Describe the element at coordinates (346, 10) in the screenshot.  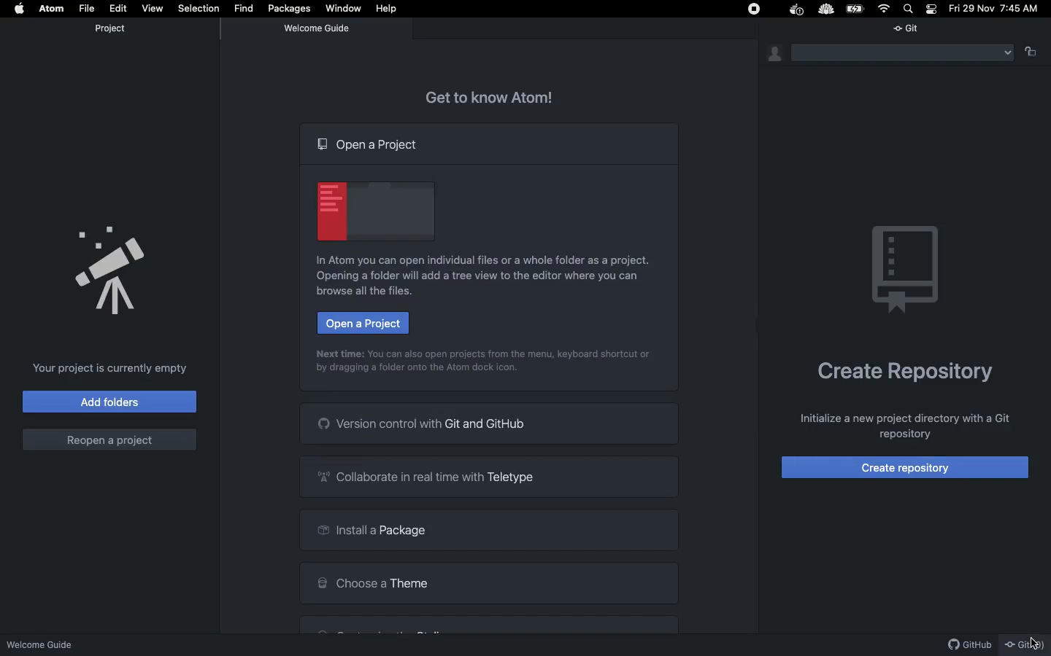
I see `Window` at that location.